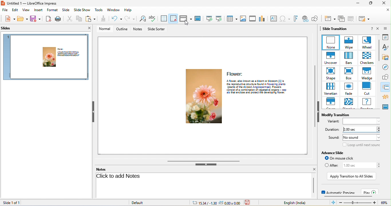 The width and height of the screenshot is (391, 206). Describe the element at coordinates (379, 167) in the screenshot. I see `decrease` at that location.